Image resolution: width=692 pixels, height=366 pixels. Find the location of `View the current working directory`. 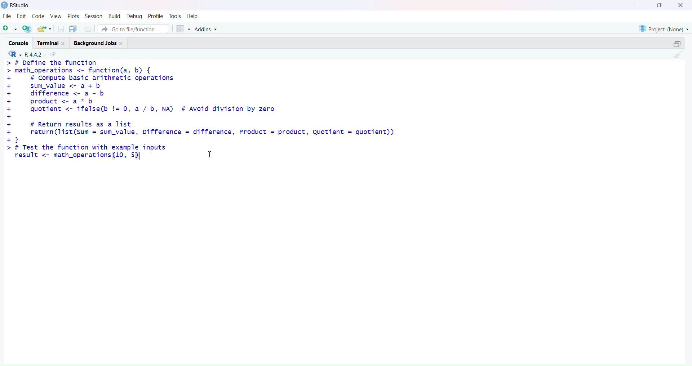

View the current working directory is located at coordinates (54, 54).